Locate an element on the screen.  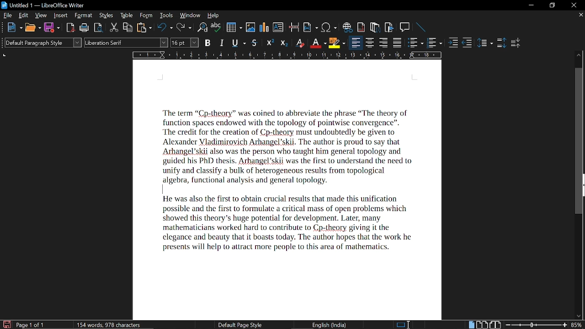
Decrease paragraph spacing is located at coordinates (516, 44).